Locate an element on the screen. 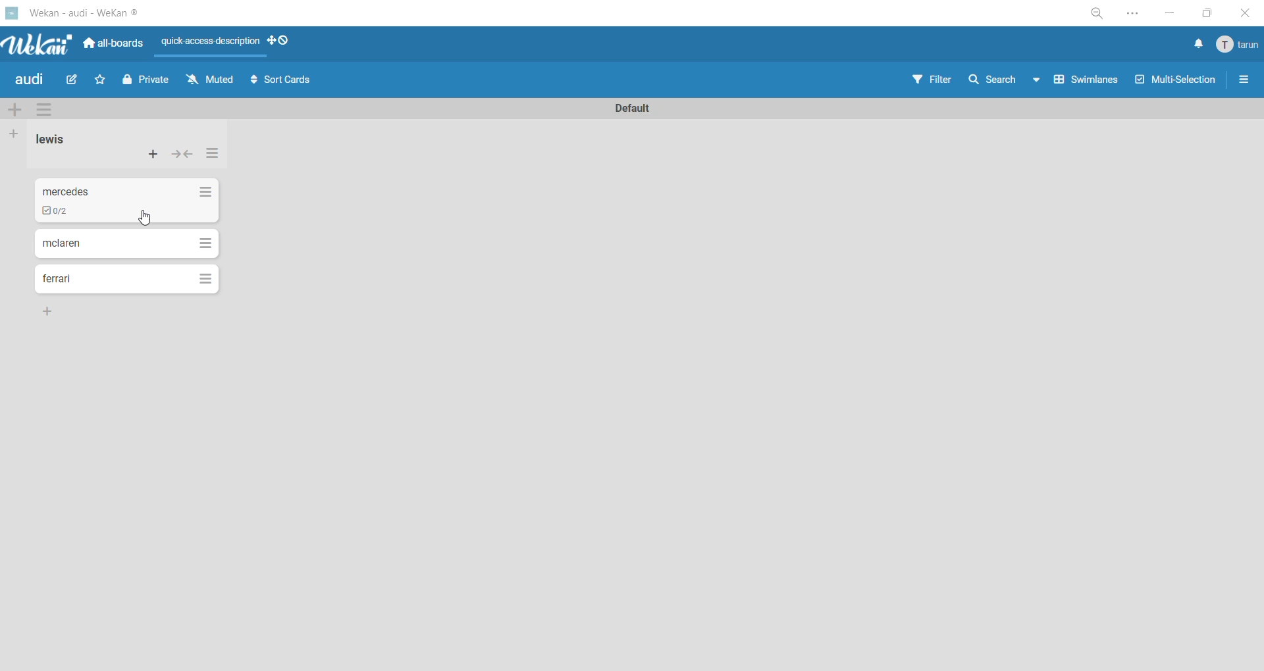  quick access description is located at coordinates (210, 41).